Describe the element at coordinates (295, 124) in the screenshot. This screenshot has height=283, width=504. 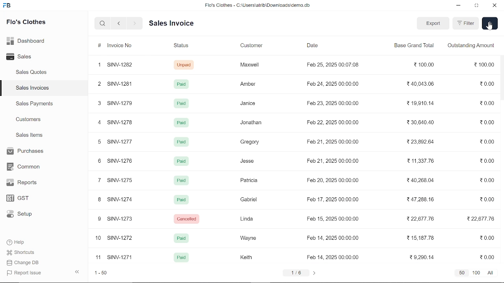
I see `4 SINV-1278 Paid Jonathan Feb 22, 2025 00:00:00 230,640.40 20.00` at that location.